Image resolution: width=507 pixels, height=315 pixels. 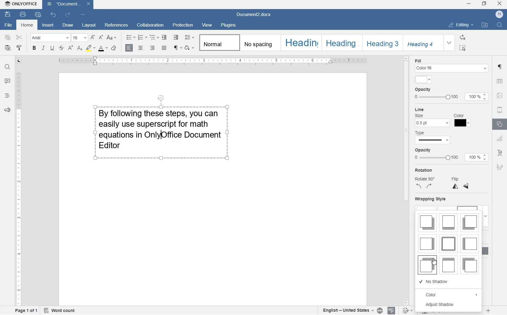 I want to click on right alignment, so click(x=152, y=48).